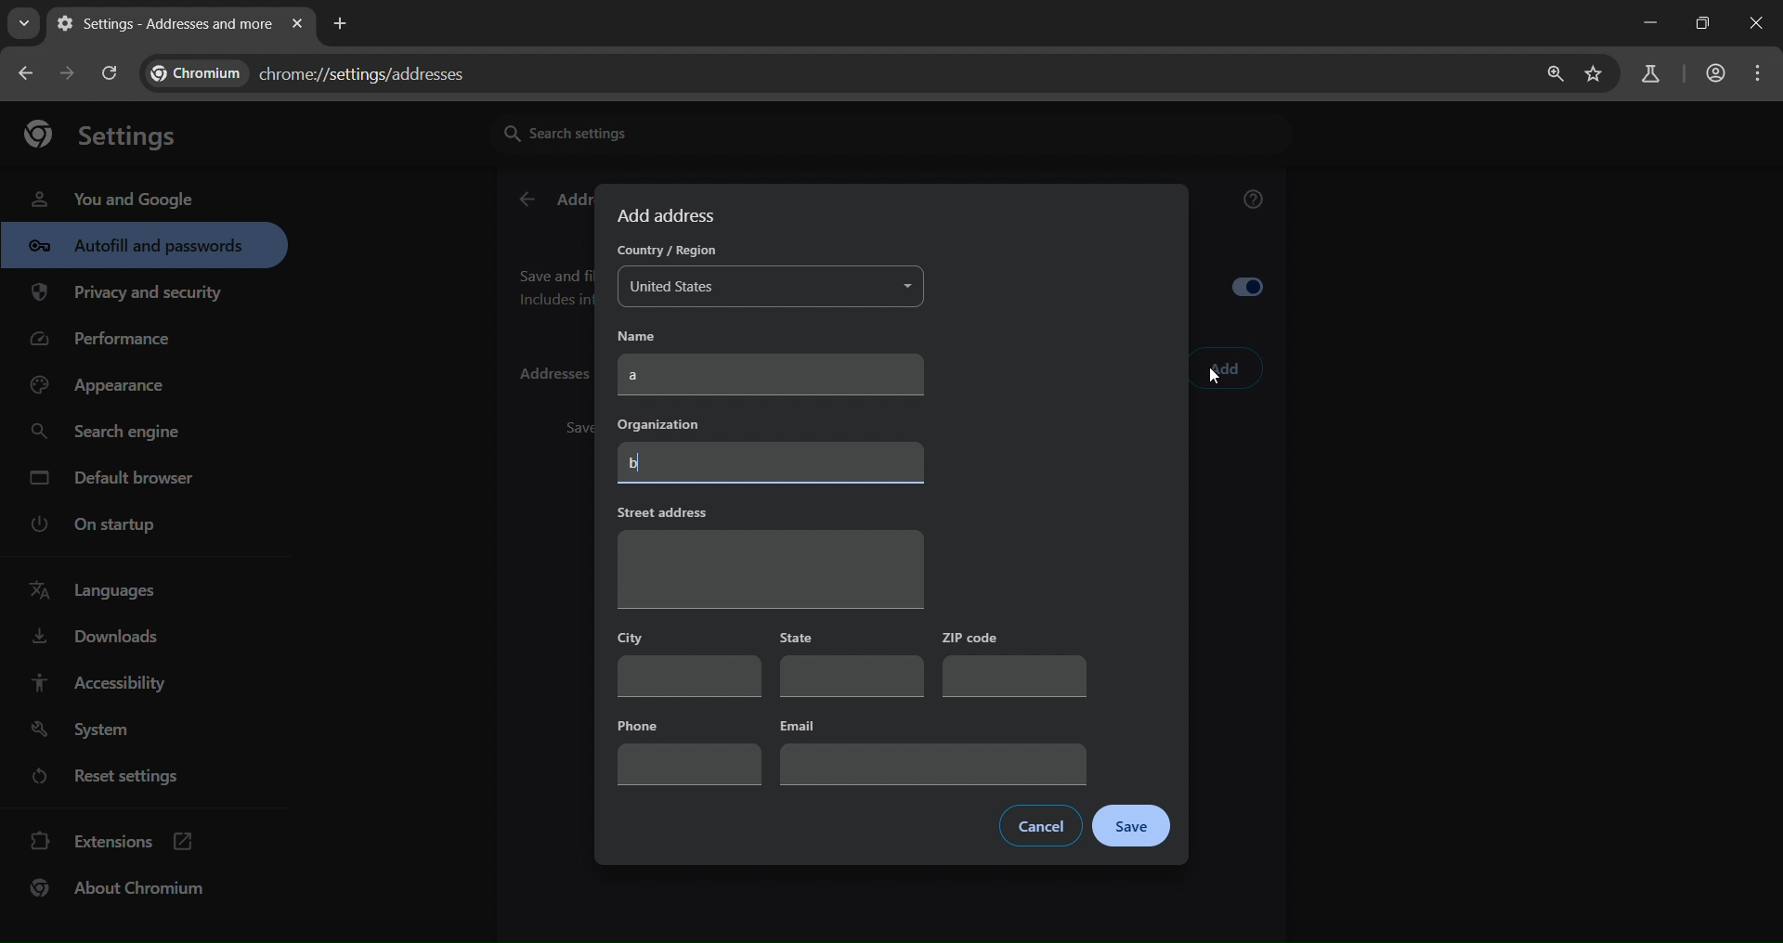  What do you see at coordinates (108, 72) in the screenshot?
I see `reload` at bounding box center [108, 72].